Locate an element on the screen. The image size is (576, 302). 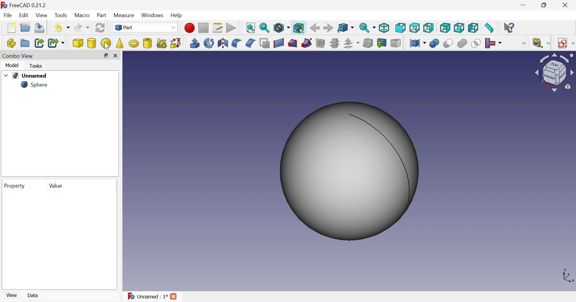
Measure is located at coordinates (124, 15).